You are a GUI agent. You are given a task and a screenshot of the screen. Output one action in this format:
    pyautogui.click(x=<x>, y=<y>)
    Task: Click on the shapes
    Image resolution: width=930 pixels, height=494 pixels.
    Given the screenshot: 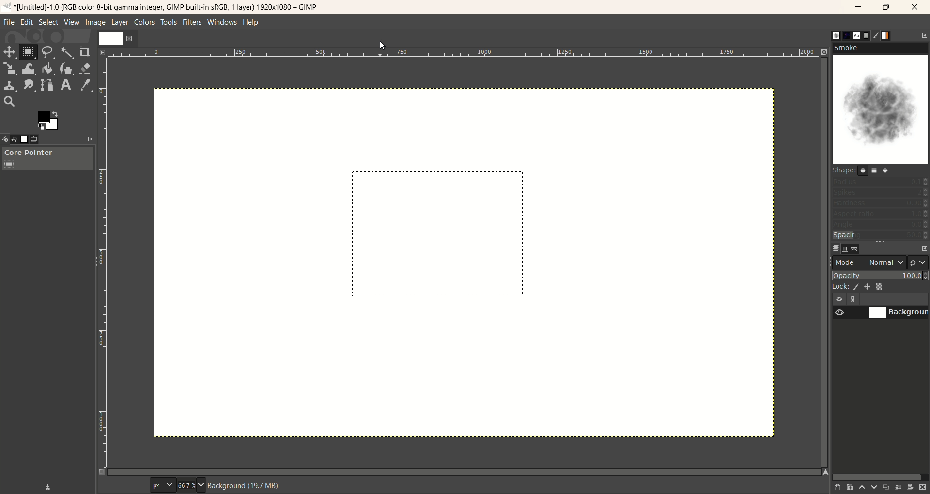 What is the action you would take?
    pyautogui.click(x=880, y=171)
    